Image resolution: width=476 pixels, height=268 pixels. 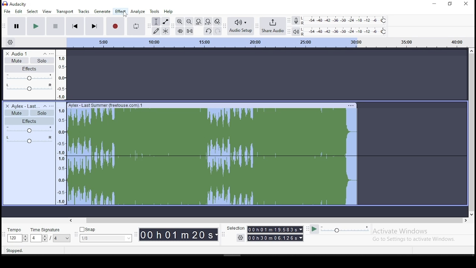 What do you see at coordinates (94, 26) in the screenshot?
I see `skip to end` at bounding box center [94, 26].